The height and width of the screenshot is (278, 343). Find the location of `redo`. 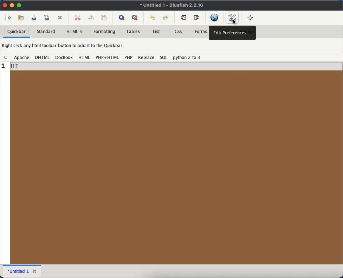

redo is located at coordinates (166, 18).